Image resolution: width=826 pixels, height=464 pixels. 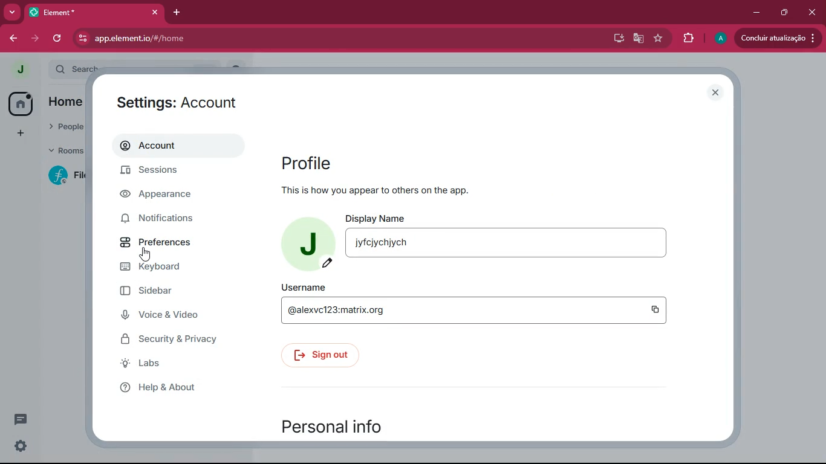 I want to click on threads, so click(x=22, y=419).